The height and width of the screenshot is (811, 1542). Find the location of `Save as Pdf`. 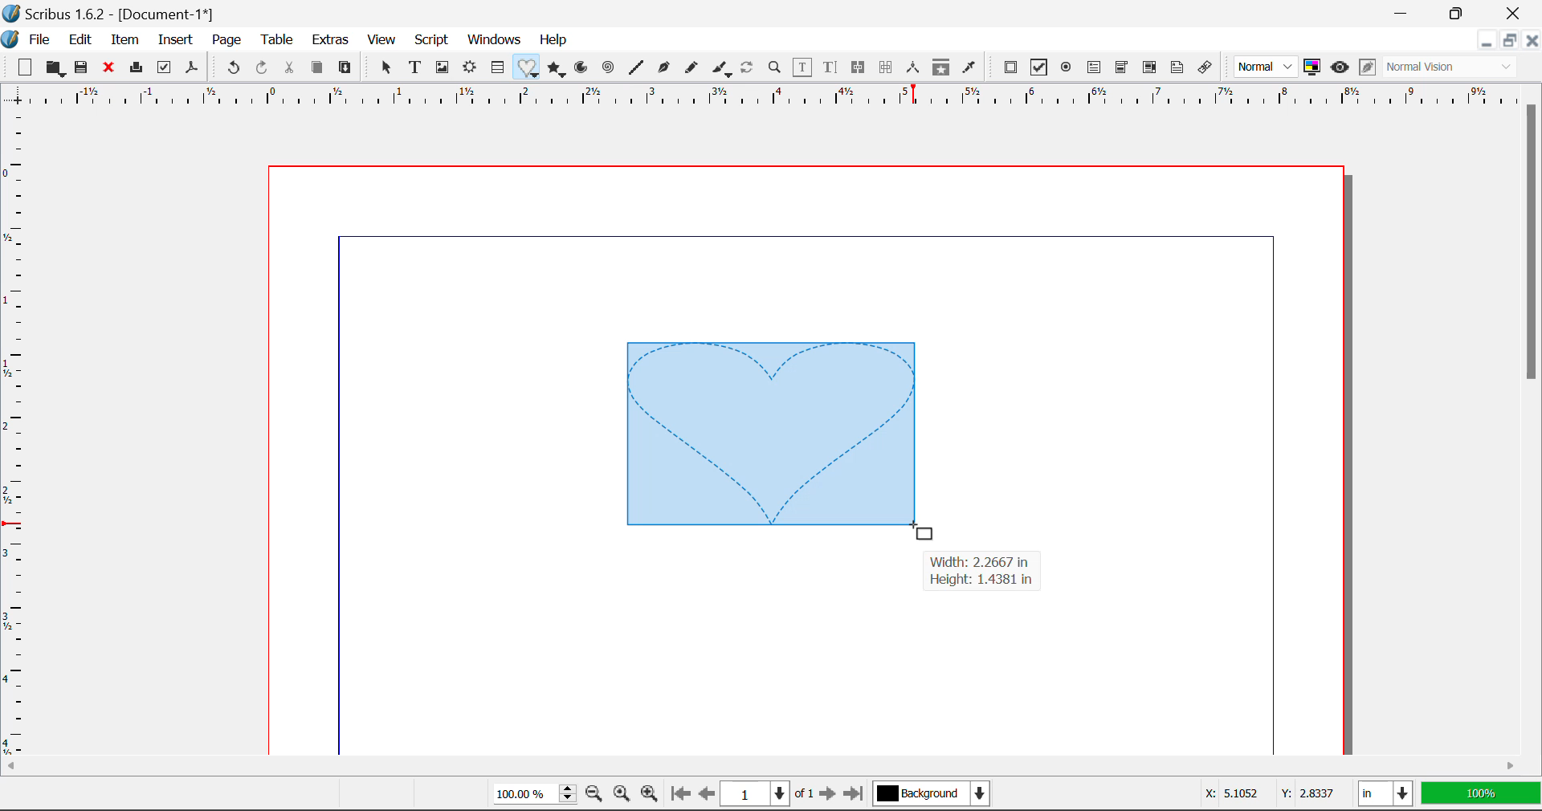

Save as Pdf is located at coordinates (191, 70).